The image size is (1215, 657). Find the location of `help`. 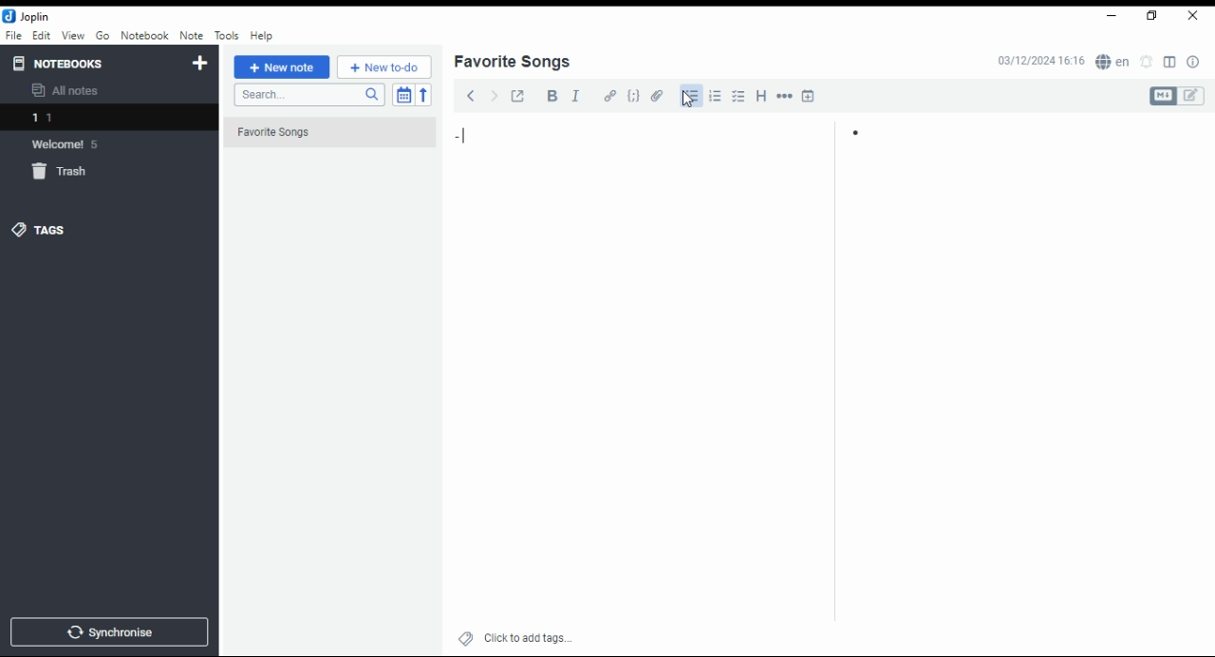

help is located at coordinates (261, 36).